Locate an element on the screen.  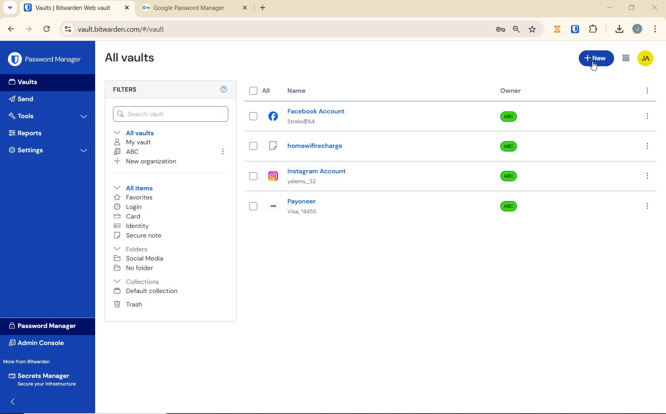
minimize is located at coordinates (609, 8).